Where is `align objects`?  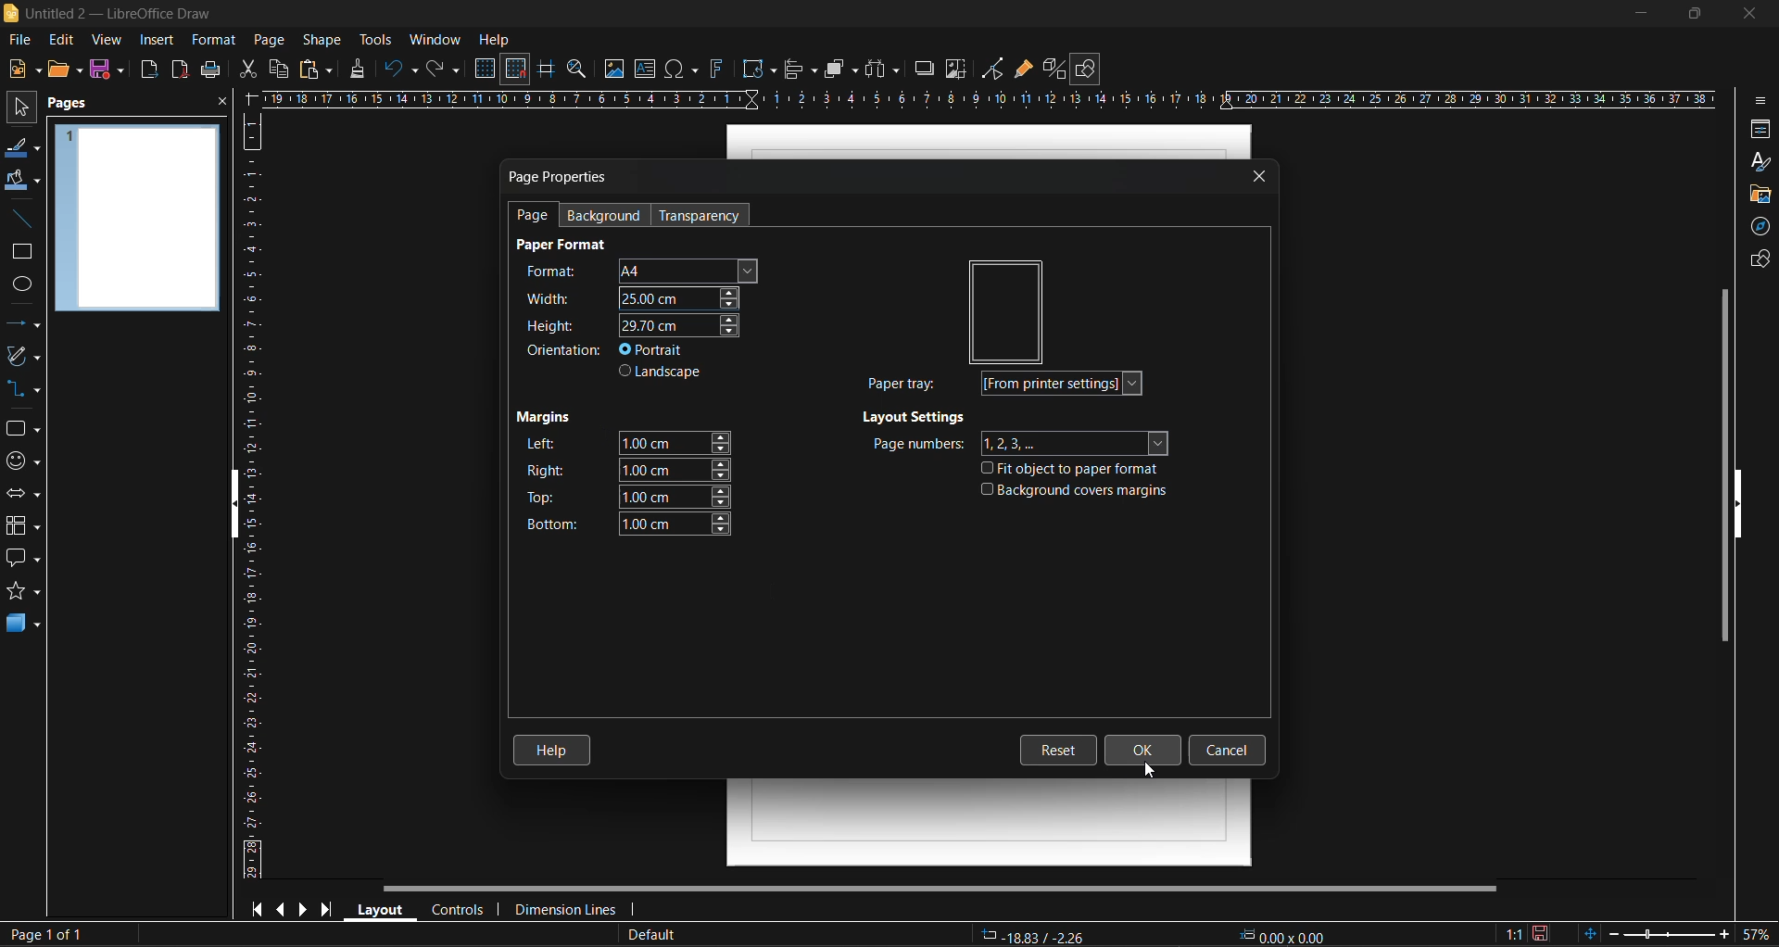 align objects is located at coordinates (801, 71).